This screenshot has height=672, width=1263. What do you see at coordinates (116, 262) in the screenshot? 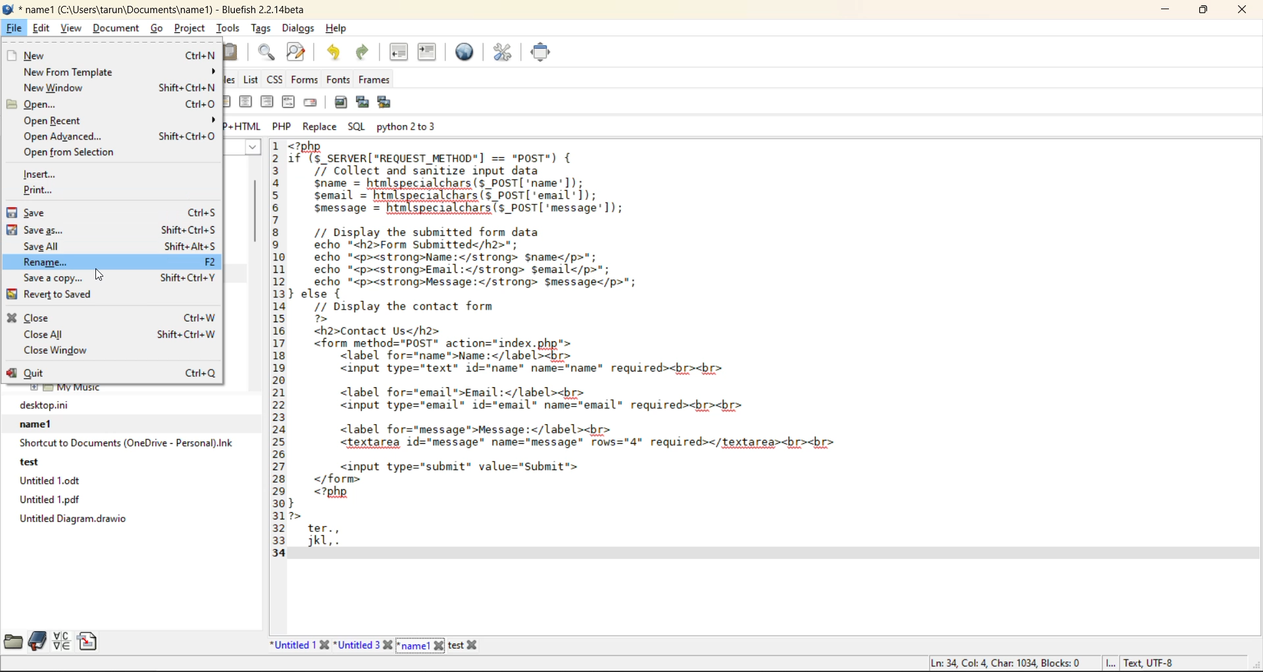
I see `rename` at bounding box center [116, 262].